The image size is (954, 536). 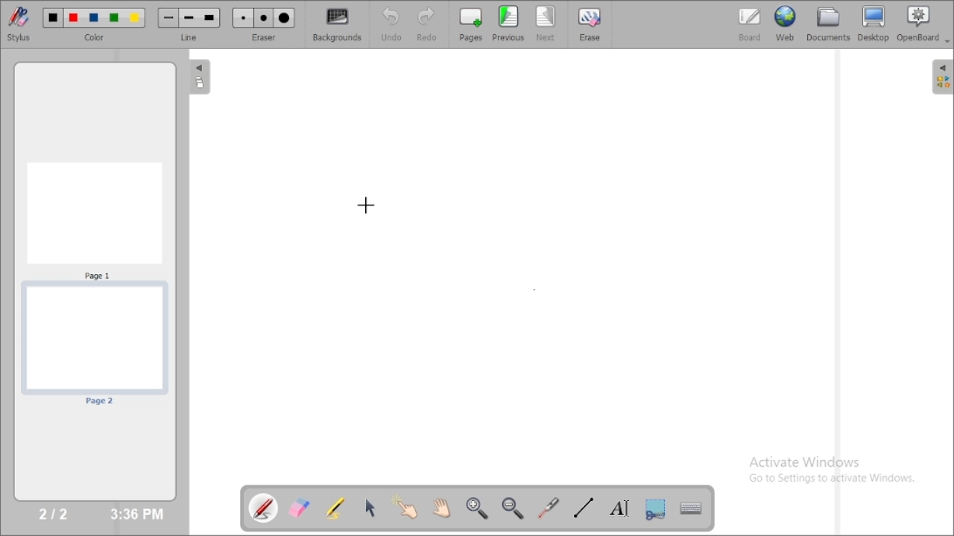 What do you see at coordinates (786, 23) in the screenshot?
I see `web` at bounding box center [786, 23].